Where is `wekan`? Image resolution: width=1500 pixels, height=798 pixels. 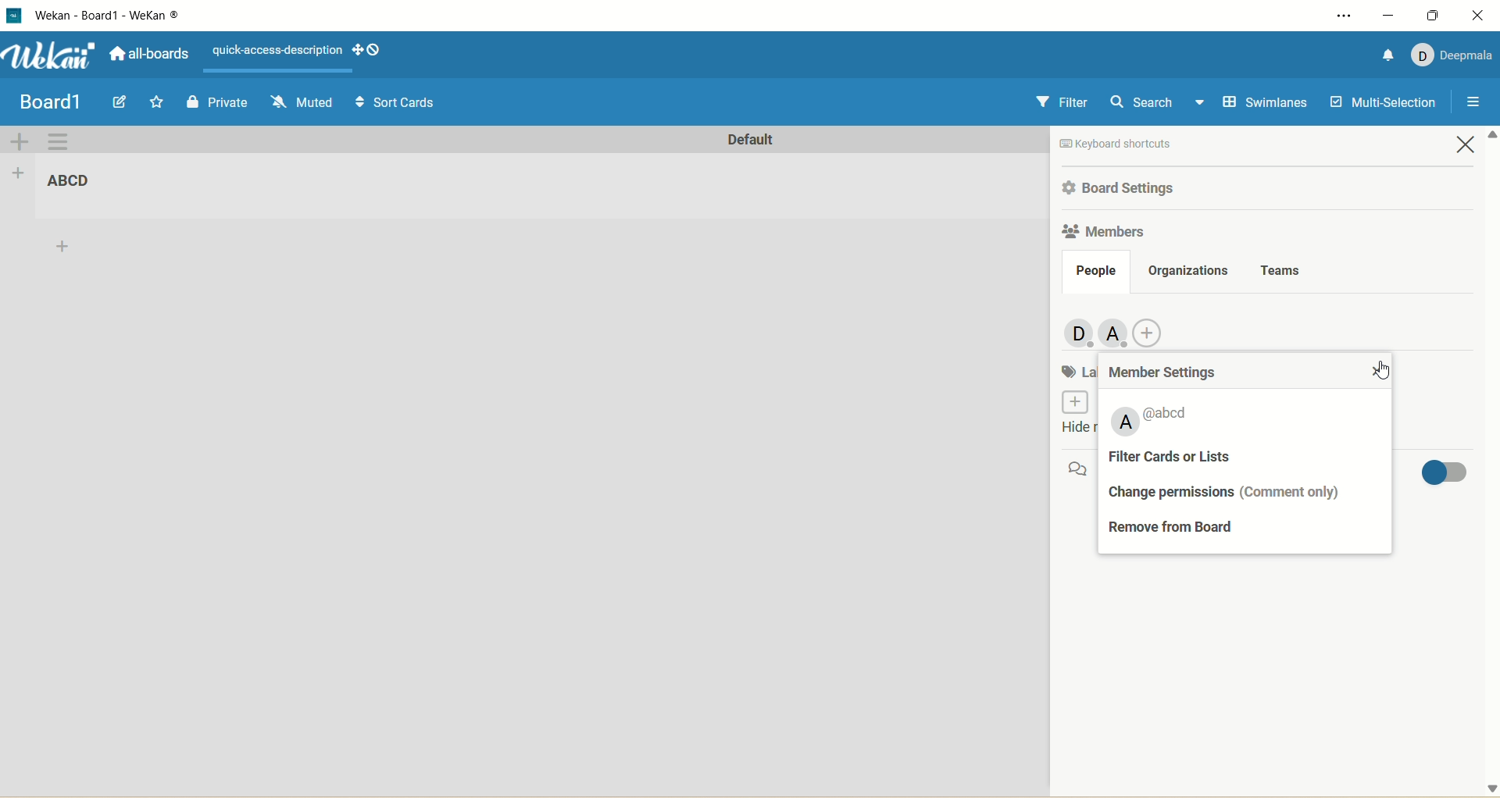
wekan is located at coordinates (52, 55).